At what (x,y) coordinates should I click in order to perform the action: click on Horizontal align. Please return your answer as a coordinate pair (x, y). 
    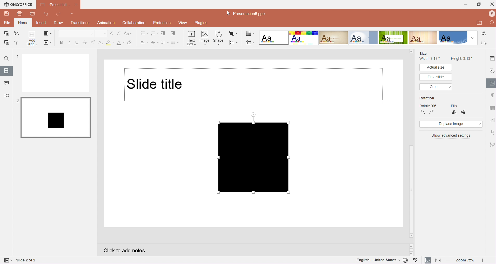
    Looking at the image, I should click on (143, 42).